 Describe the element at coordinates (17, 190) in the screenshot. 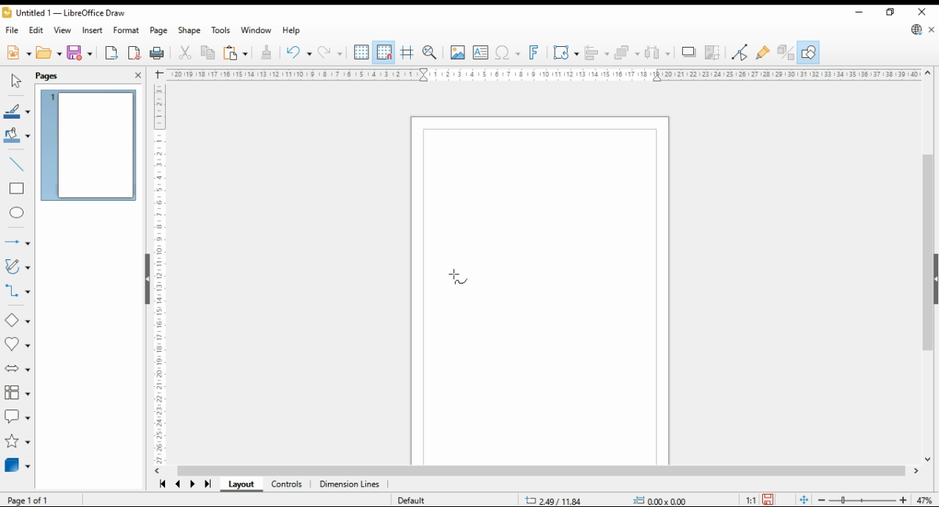

I see `rectangle` at that location.